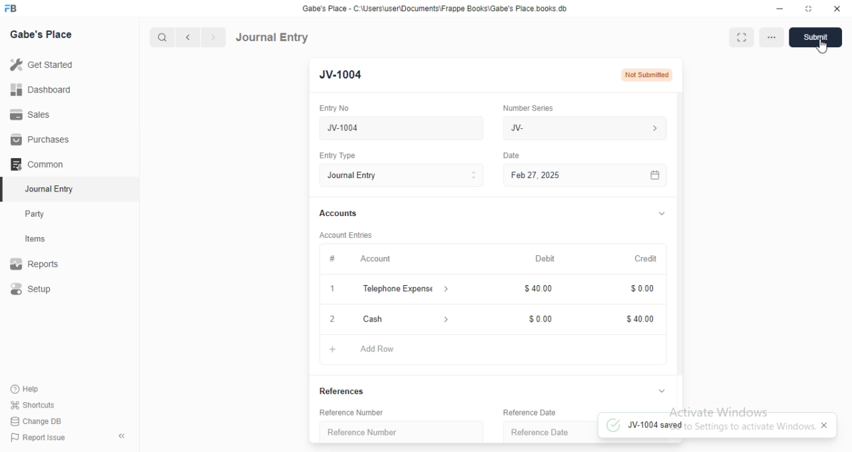 Image resolution: width=852 pixels, height=452 pixels. I want to click on 0.00, so click(638, 290).